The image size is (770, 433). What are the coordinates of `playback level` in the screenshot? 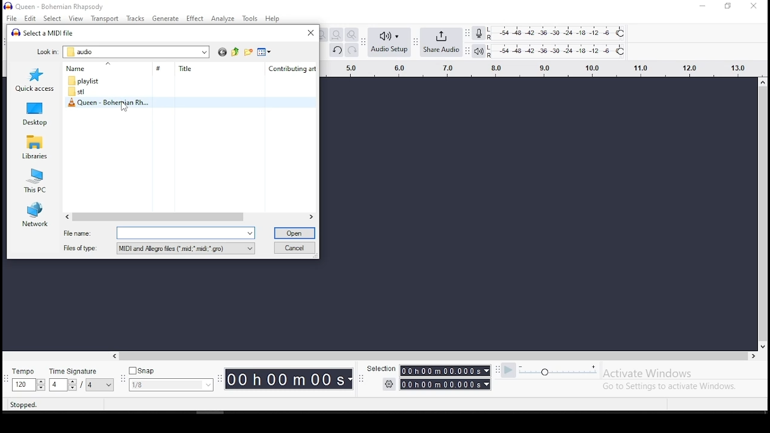 It's located at (558, 51).